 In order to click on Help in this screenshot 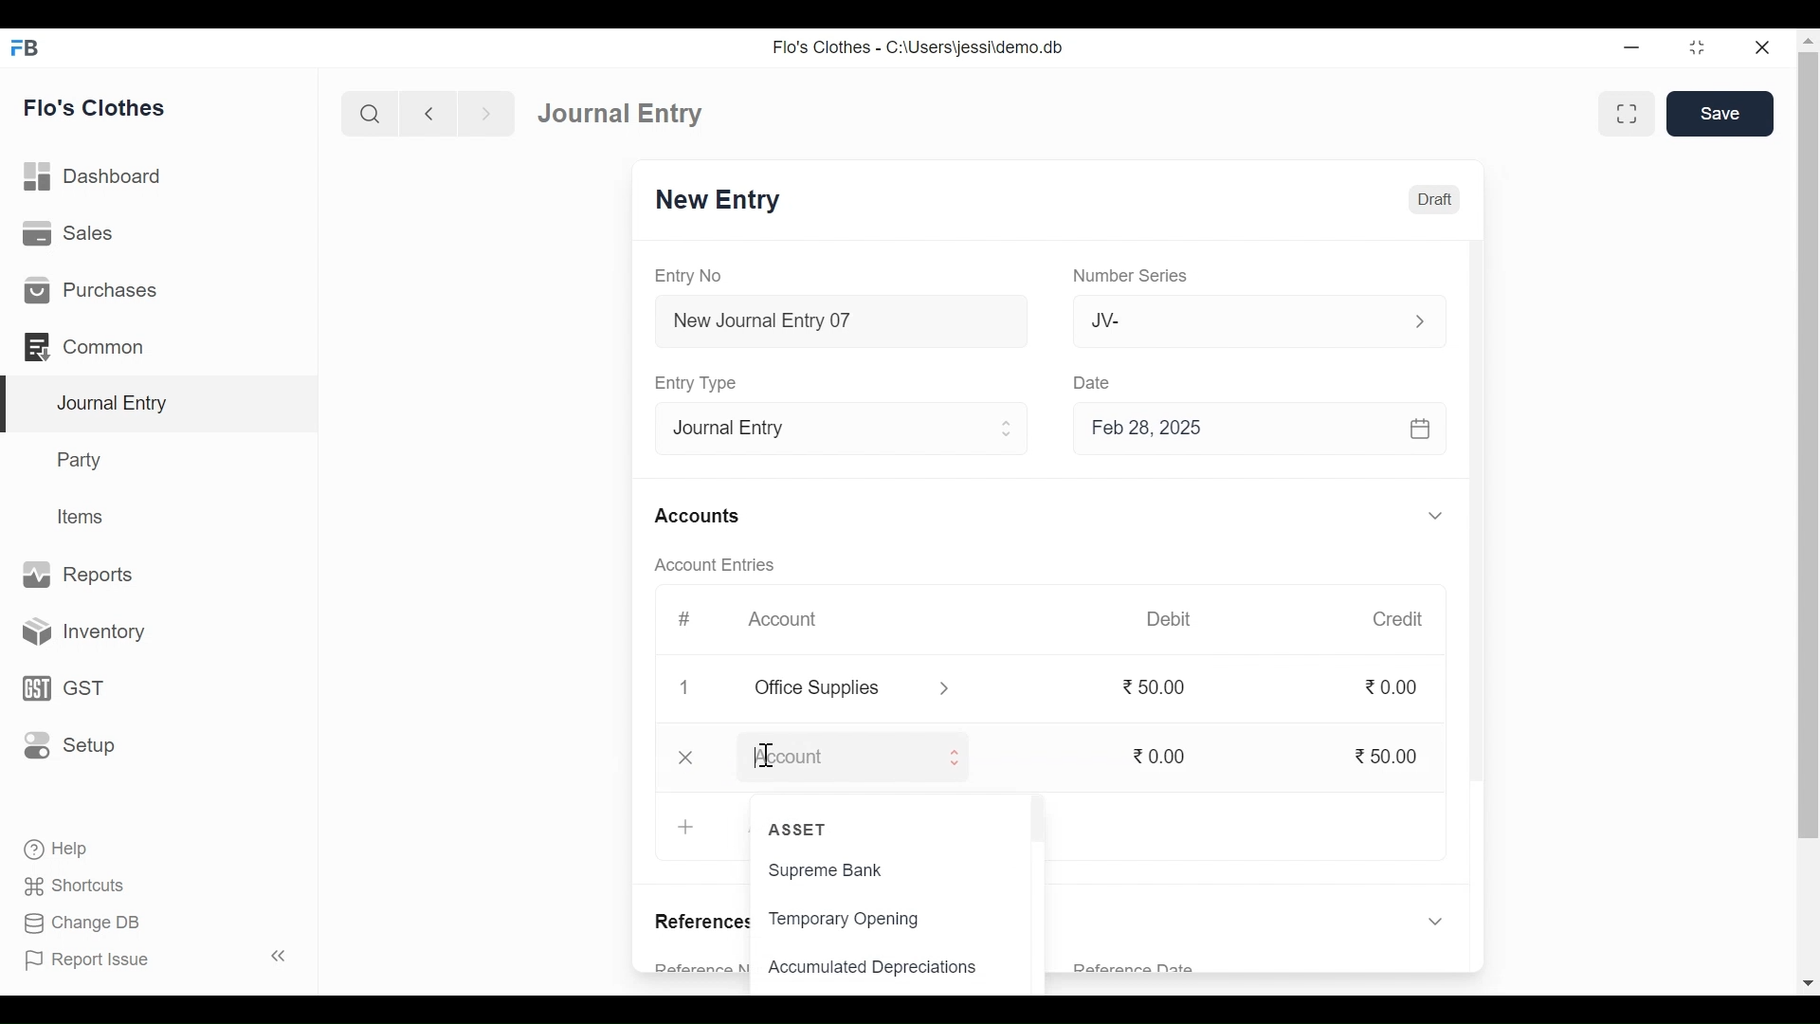, I will do `click(54, 847)`.